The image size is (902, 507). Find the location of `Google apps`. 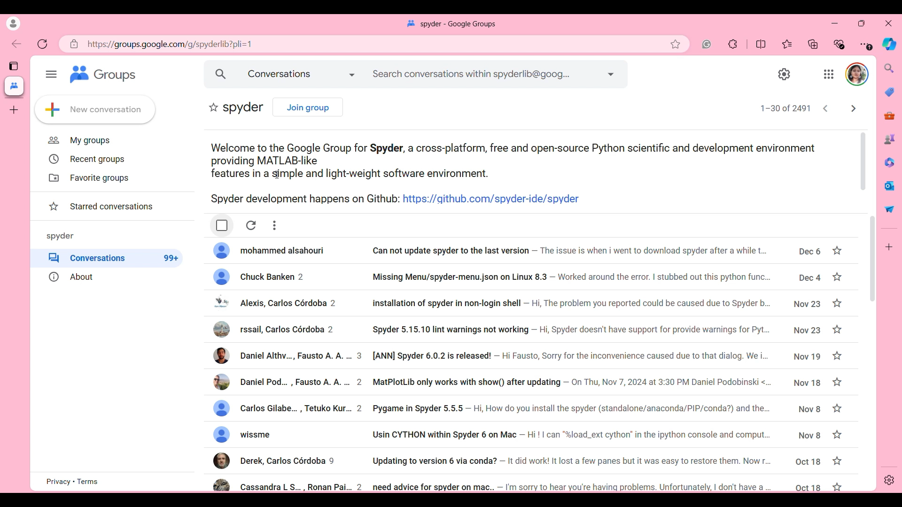

Google apps is located at coordinates (829, 74).